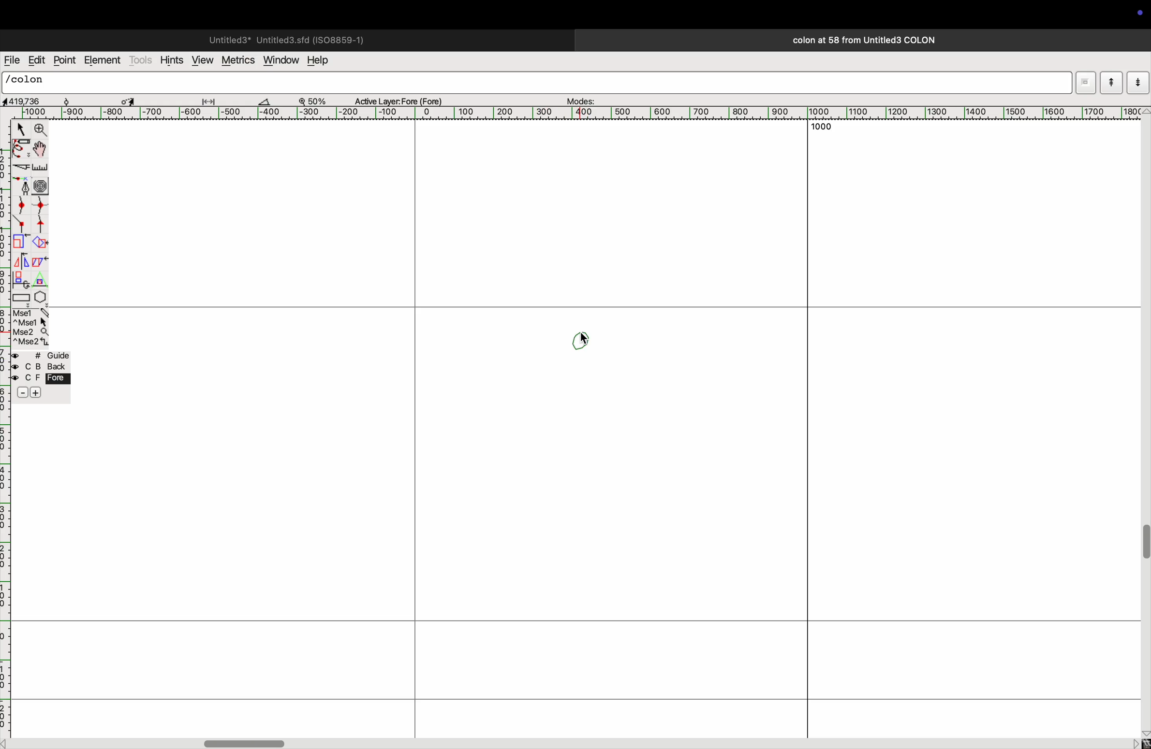 This screenshot has height=749, width=1151. Describe the element at coordinates (587, 340) in the screenshot. I see `cursor` at that location.